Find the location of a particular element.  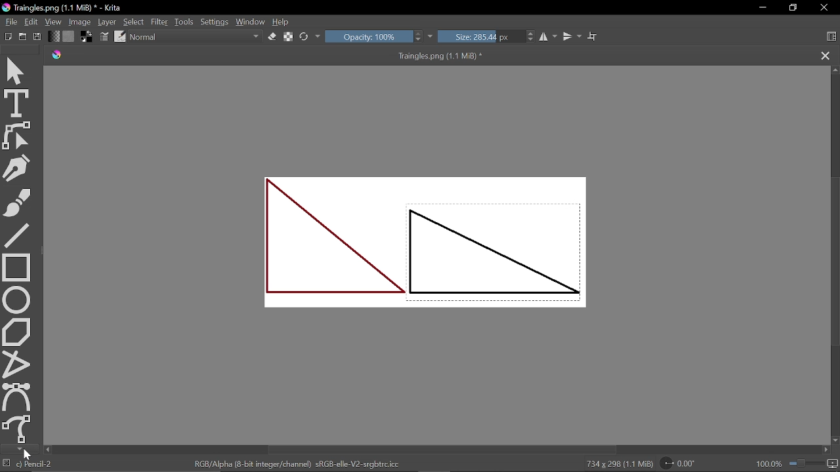

Polygon tool is located at coordinates (18, 332).